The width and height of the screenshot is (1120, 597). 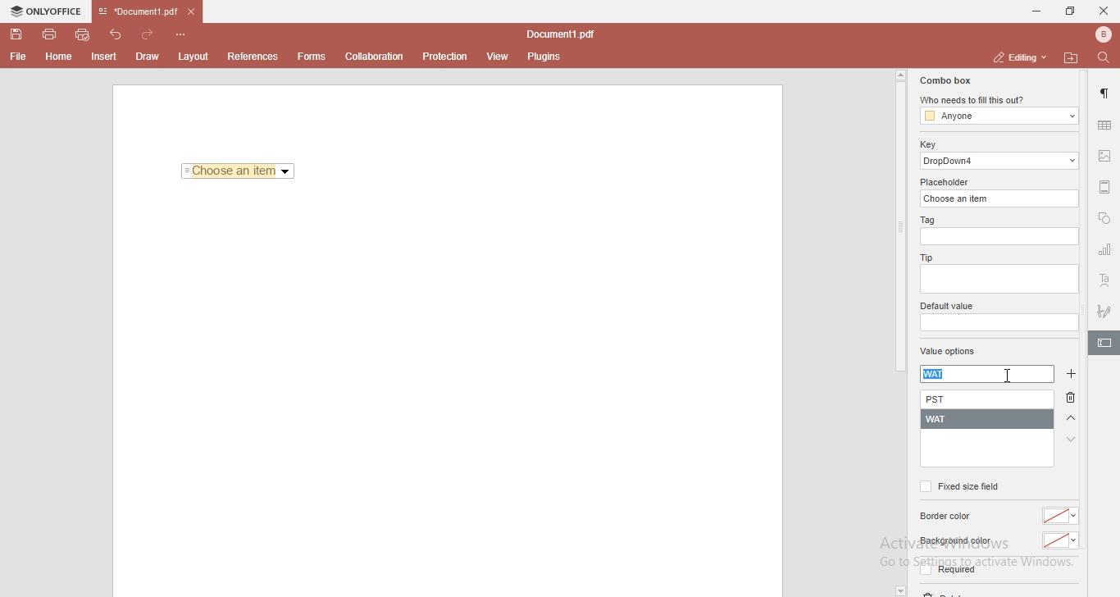 What do you see at coordinates (926, 221) in the screenshot?
I see `tag` at bounding box center [926, 221].